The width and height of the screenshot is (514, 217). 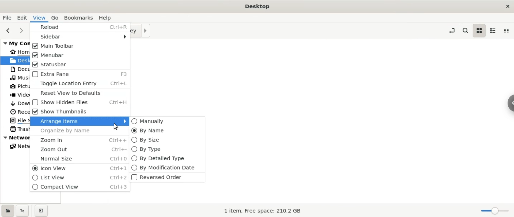 What do you see at coordinates (479, 31) in the screenshot?
I see `icon view` at bounding box center [479, 31].